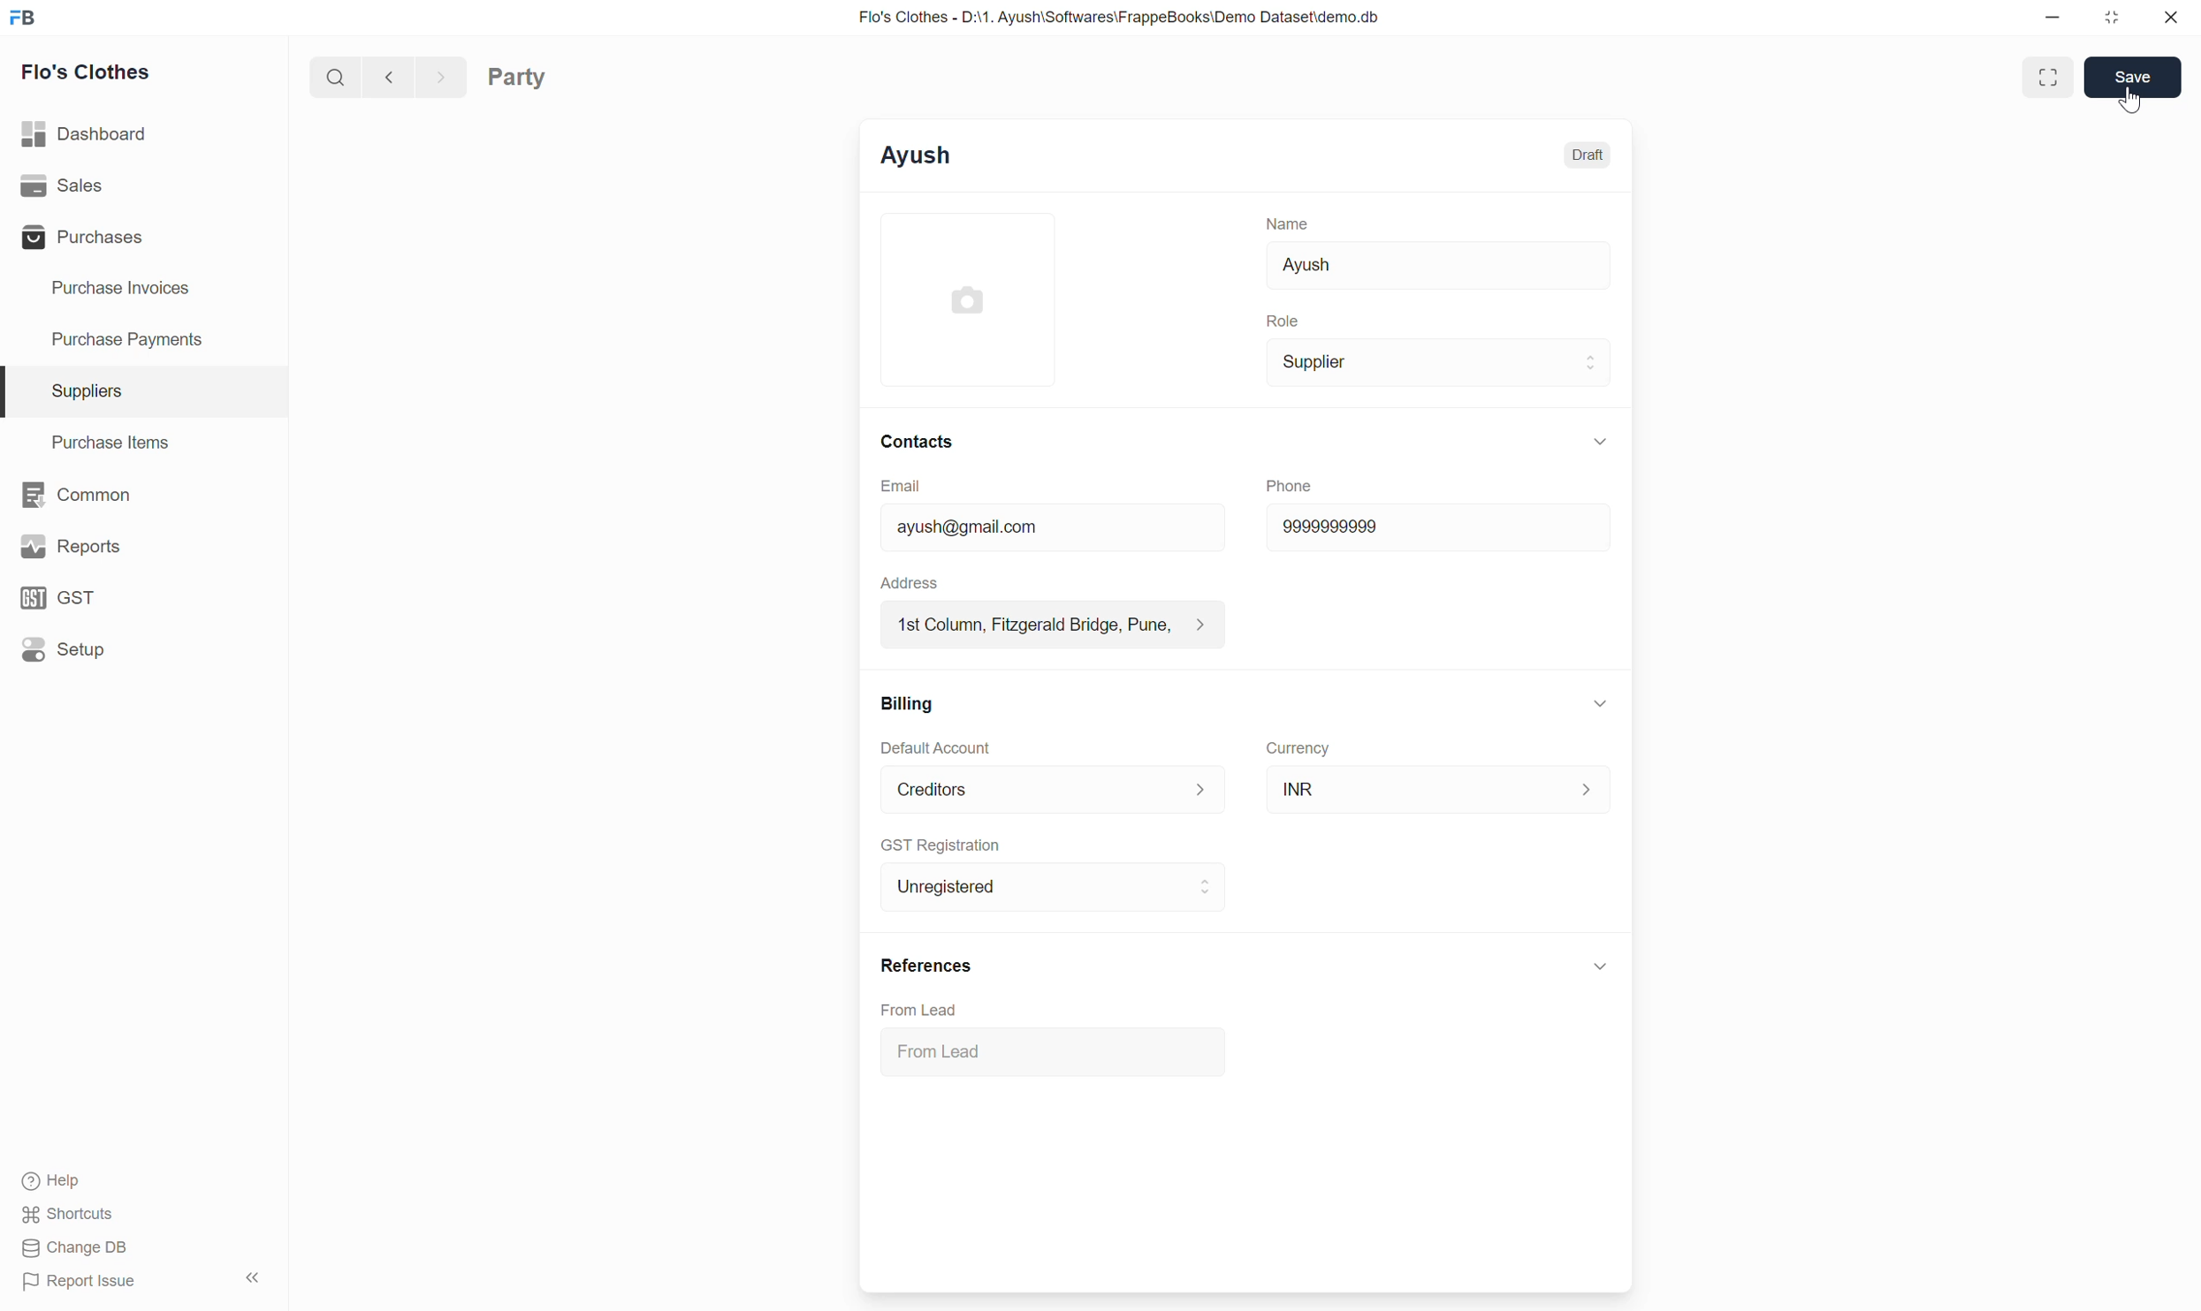 The image size is (2201, 1311). I want to click on References, so click(928, 966).